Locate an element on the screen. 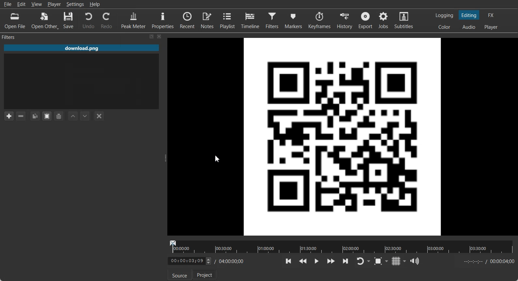  Deselect The Filter is located at coordinates (99, 116).